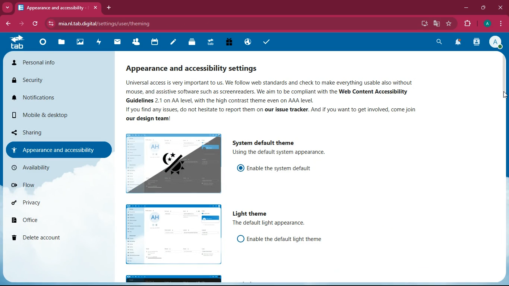 The height and width of the screenshot is (286, 509). Describe the element at coordinates (82, 42) in the screenshot. I see `images` at that location.